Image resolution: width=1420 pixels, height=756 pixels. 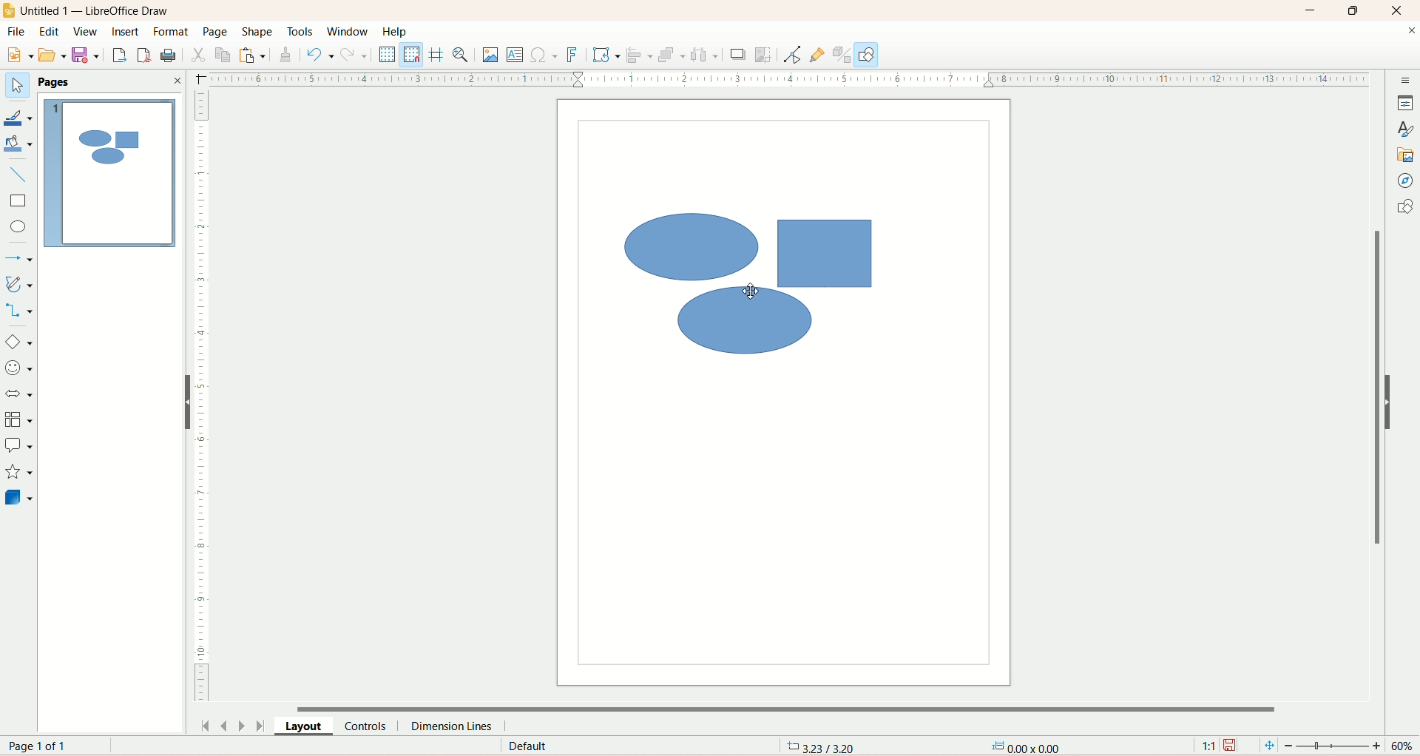 I want to click on copy, so click(x=224, y=55).